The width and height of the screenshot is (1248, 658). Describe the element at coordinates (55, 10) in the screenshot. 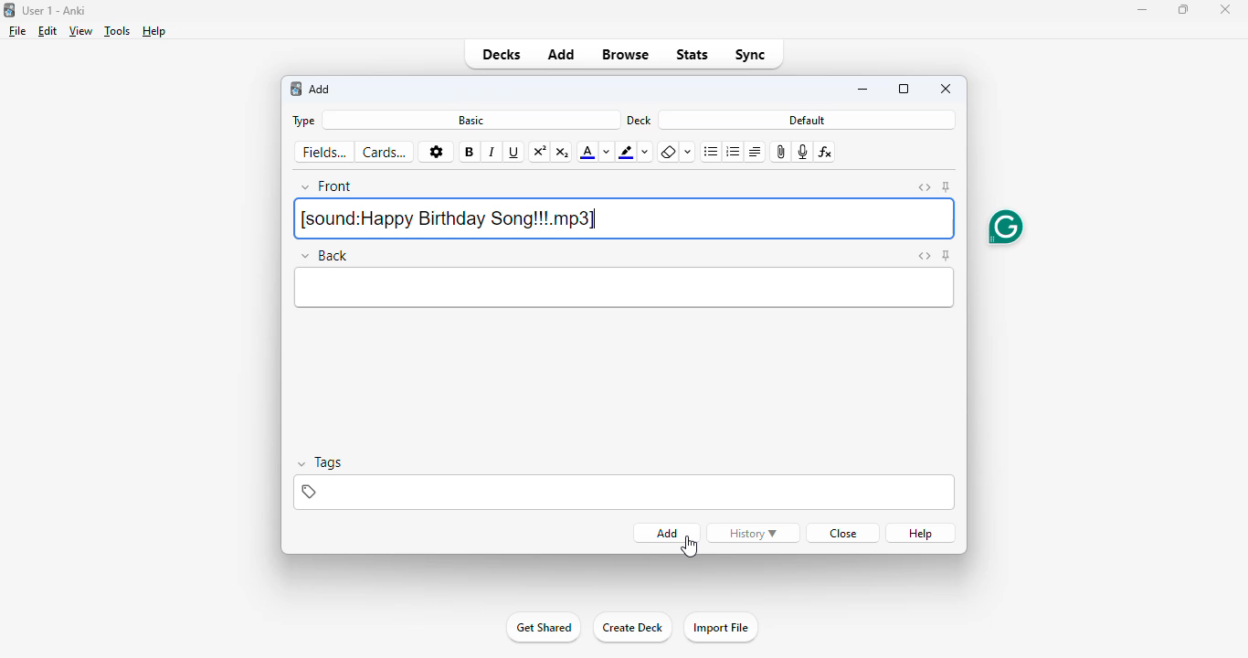

I see `title` at that location.